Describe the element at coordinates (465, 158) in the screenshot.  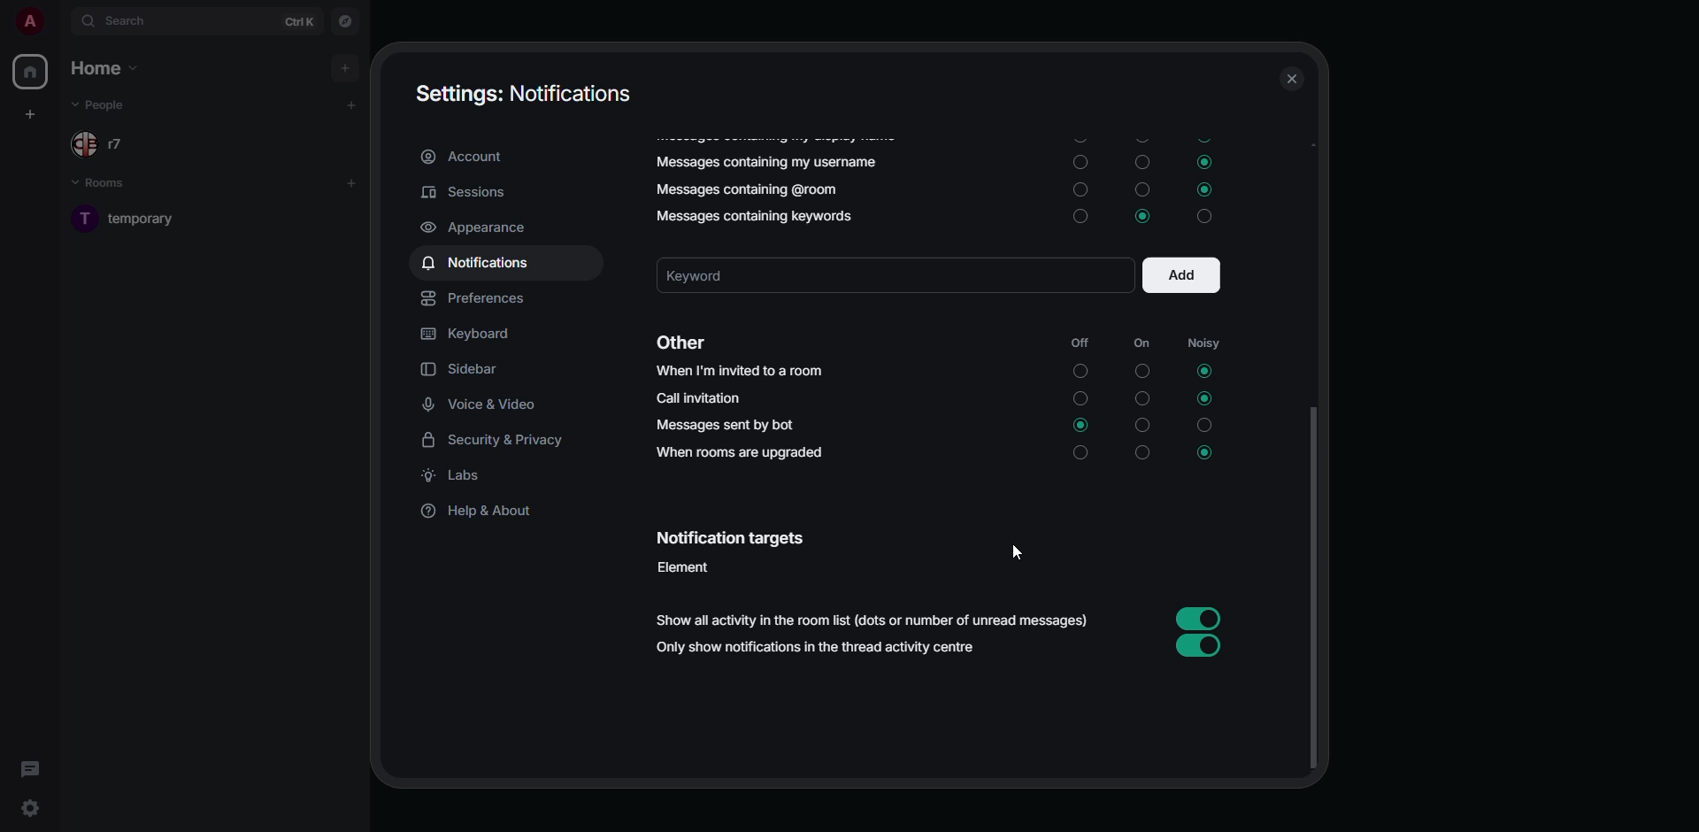
I see `account` at that location.